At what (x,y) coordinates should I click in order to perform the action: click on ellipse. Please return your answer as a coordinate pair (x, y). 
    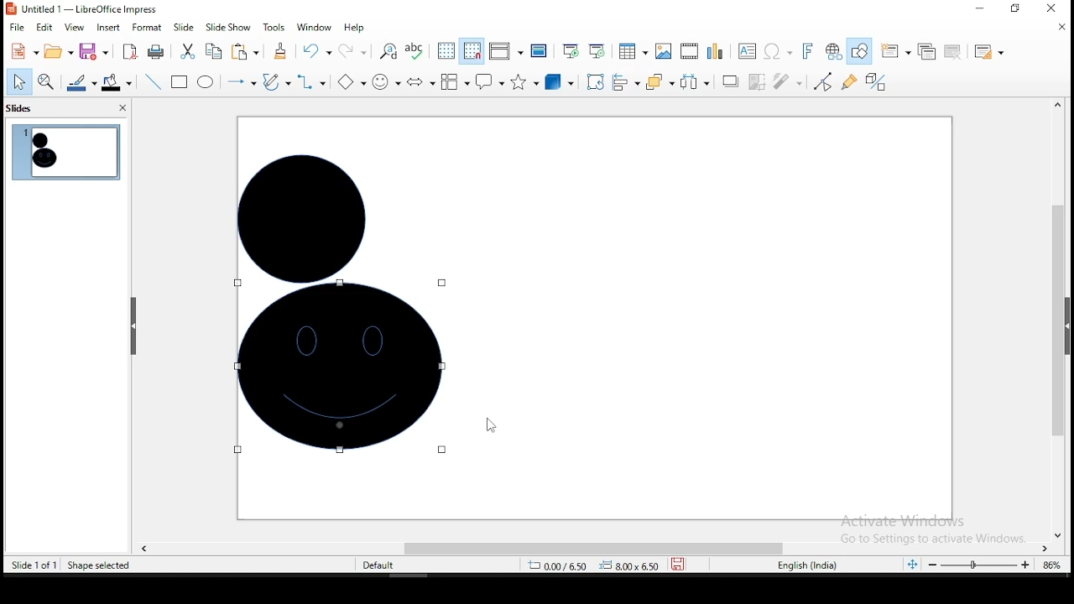
    Looking at the image, I should click on (205, 81).